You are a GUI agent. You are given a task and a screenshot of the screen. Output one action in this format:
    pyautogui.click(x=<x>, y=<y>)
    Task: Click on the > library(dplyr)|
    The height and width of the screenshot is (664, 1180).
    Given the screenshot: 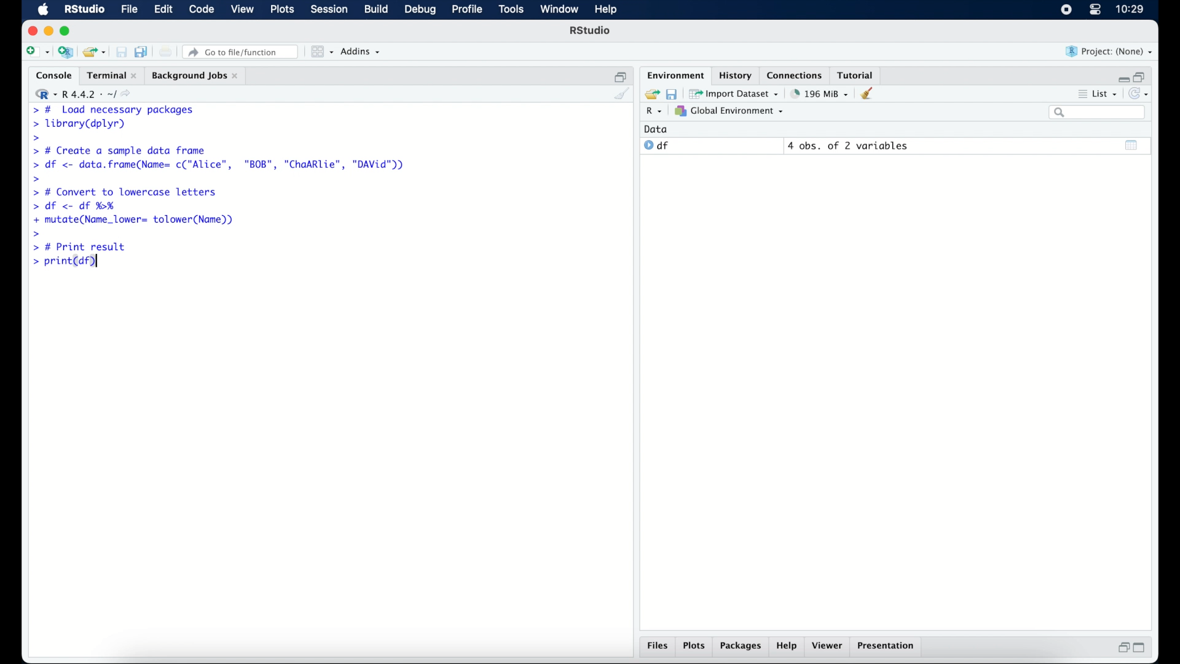 What is the action you would take?
    pyautogui.click(x=82, y=124)
    